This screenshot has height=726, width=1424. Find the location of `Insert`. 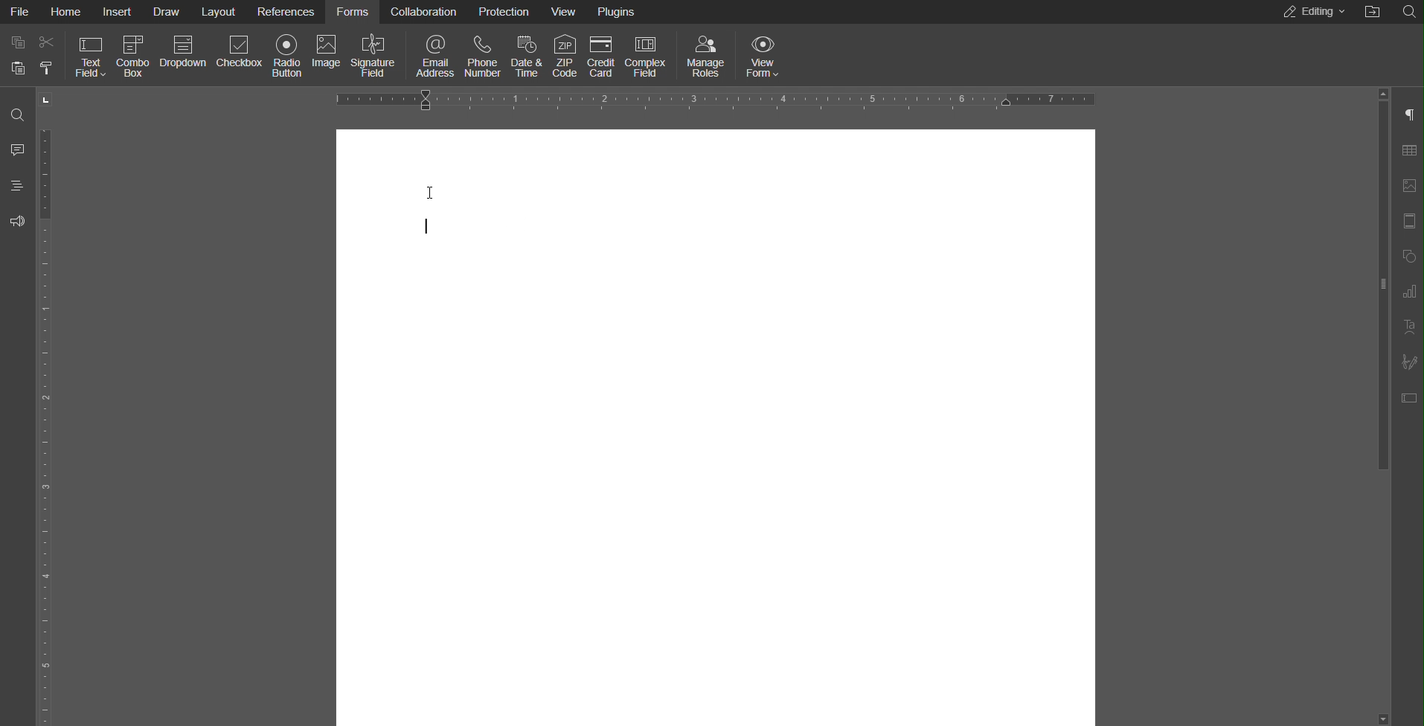

Insert is located at coordinates (118, 12).